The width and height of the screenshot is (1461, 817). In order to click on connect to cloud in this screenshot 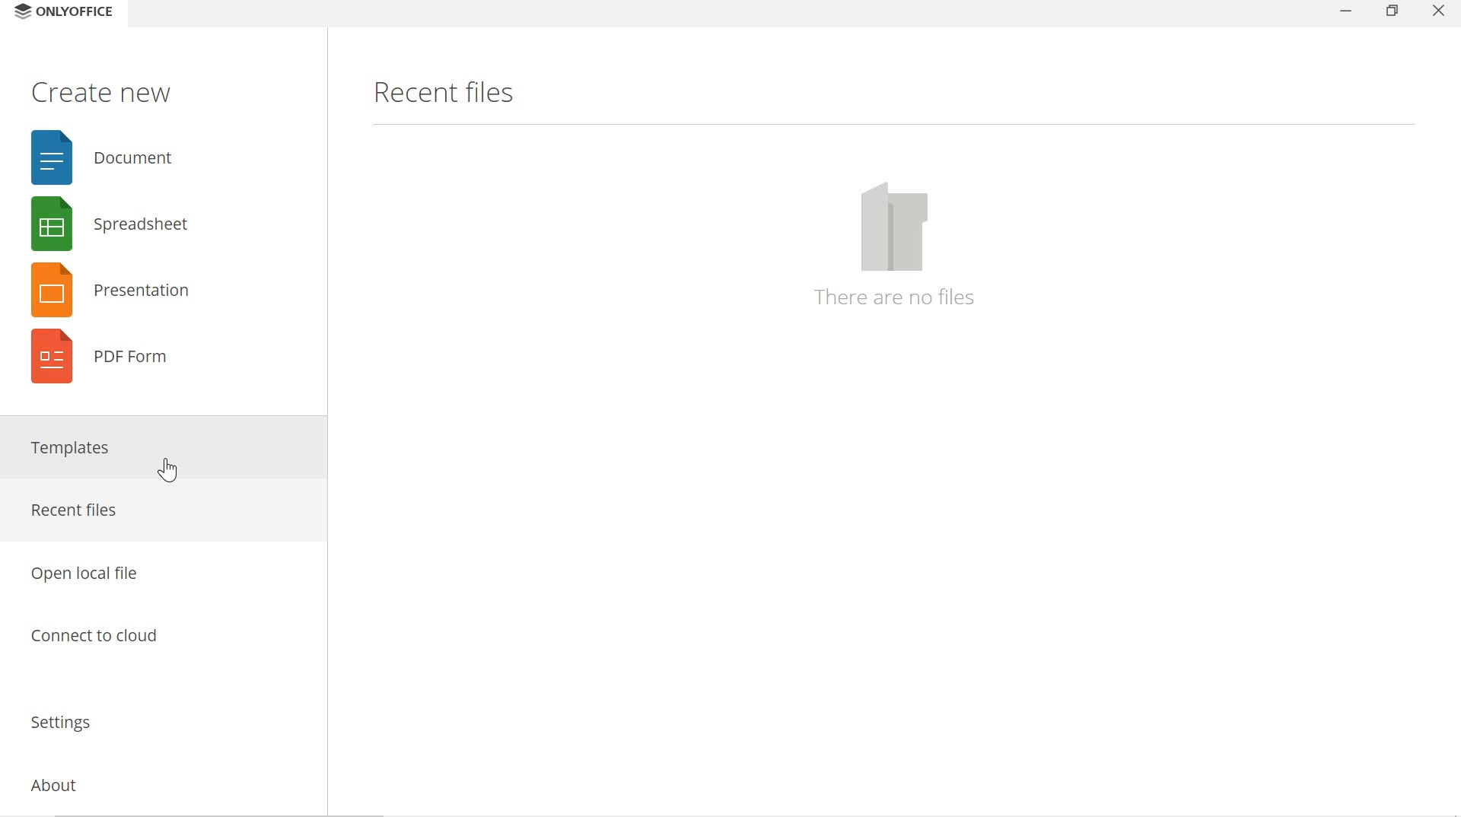, I will do `click(157, 642)`.